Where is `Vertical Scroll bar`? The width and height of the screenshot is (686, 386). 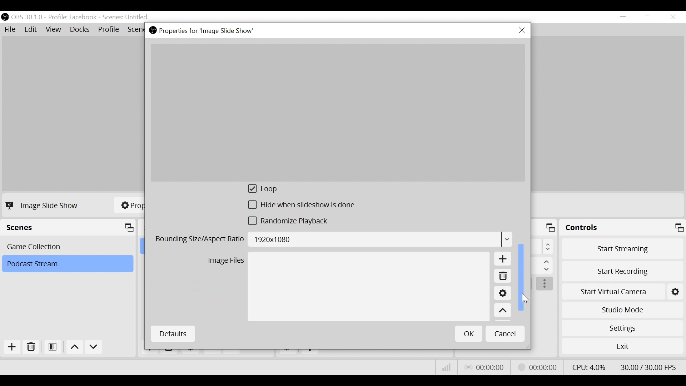
Vertical Scroll bar is located at coordinates (523, 277).